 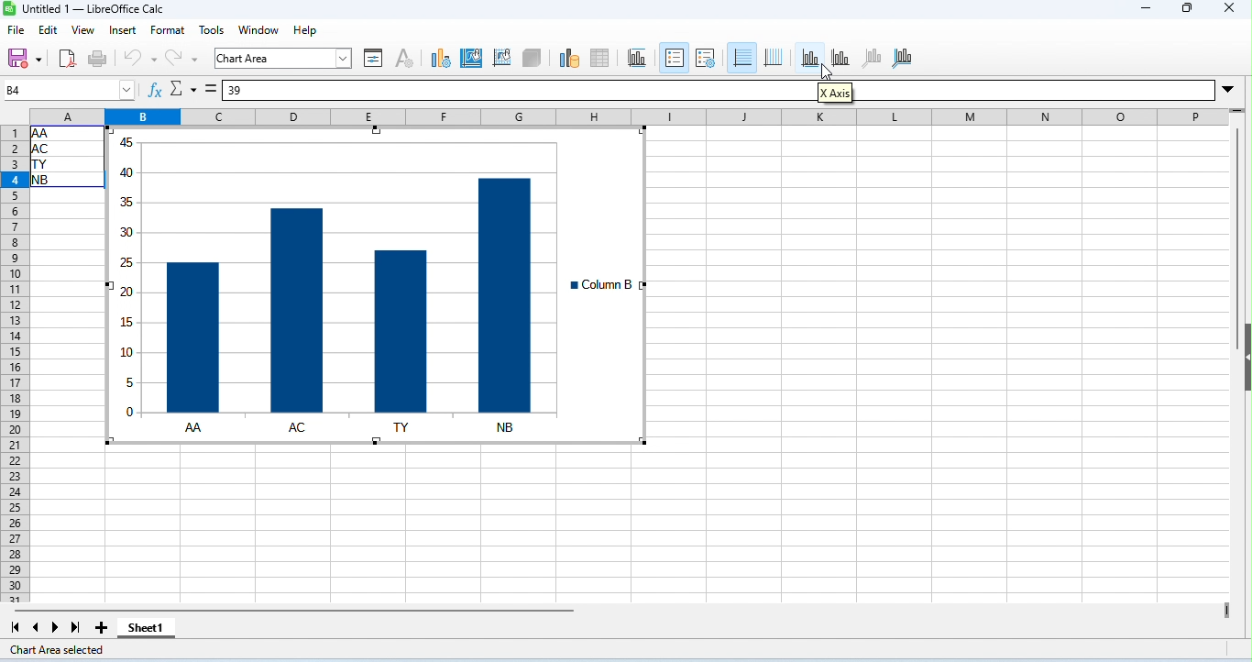 What do you see at coordinates (328, 270) in the screenshot?
I see `column chart appeared` at bounding box center [328, 270].